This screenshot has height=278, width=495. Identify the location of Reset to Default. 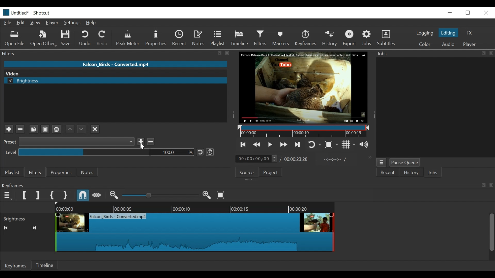
(200, 152).